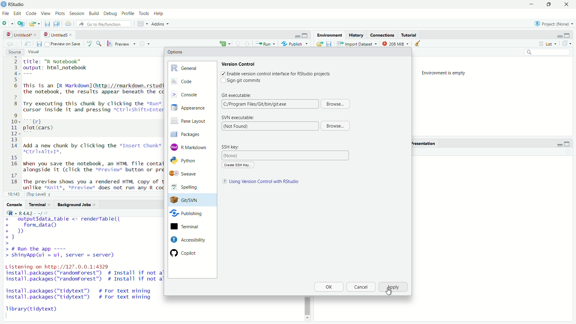 This screenshot has width=576, height=324. I want to click on Profile, so click(127, 14).